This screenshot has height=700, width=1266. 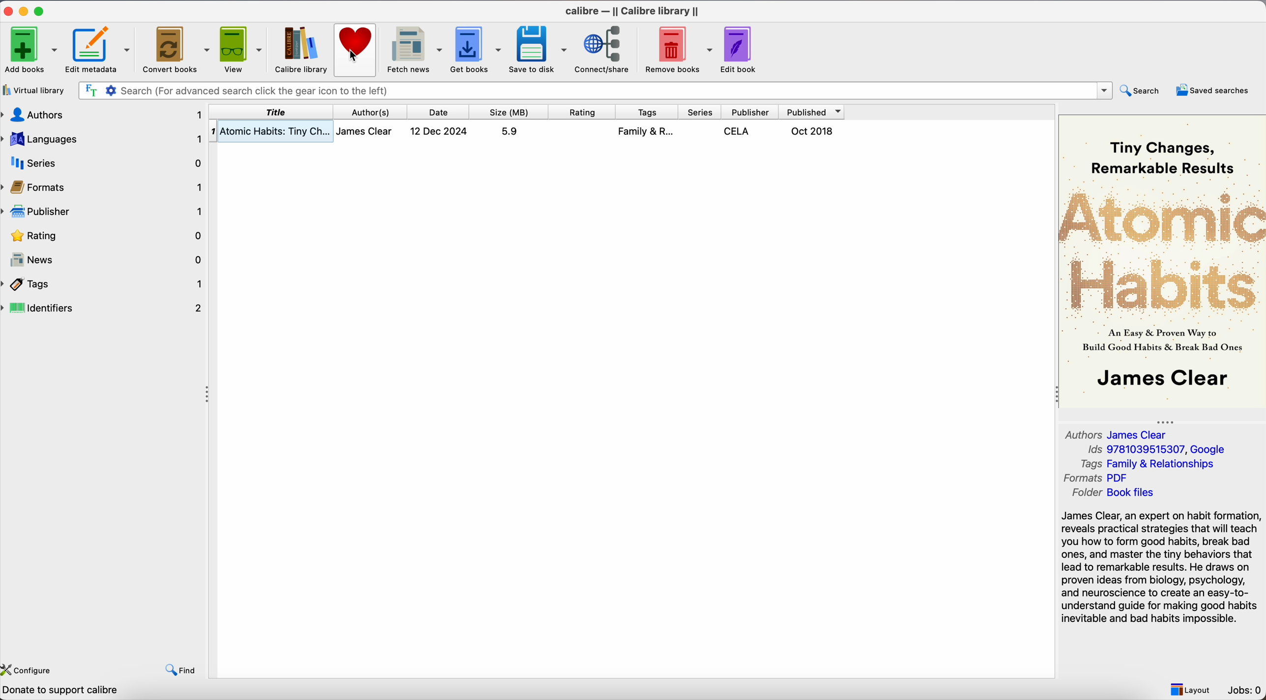 I want to click on saved searches, so click(x=1214, y=91).